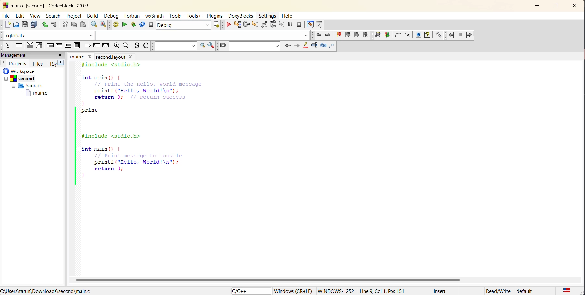 This screenshot has height=295, width=585. Describe the element at coordinates (452, 35) in the screenshot. I see `jump backword` at that location.